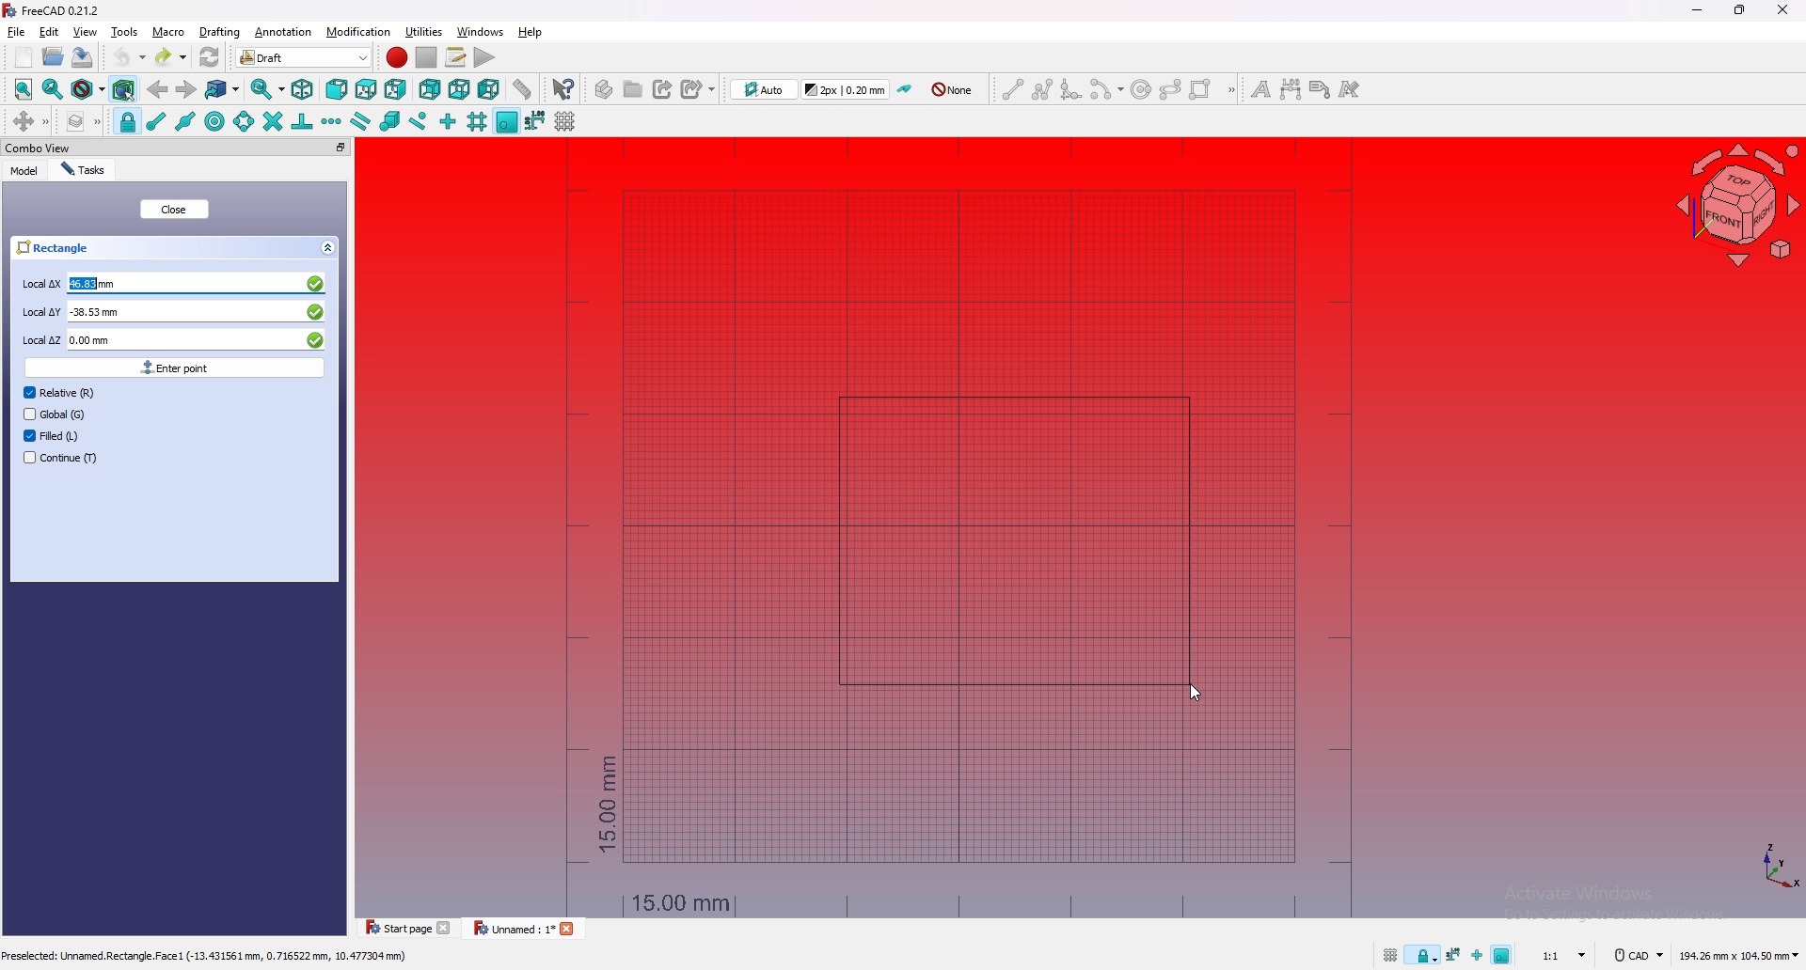 The image size is (1806, 970). What do you see at coordinates (1232, 92) in the screenshot?
I see `draft creation tools` at bounding box center [1232, 92].